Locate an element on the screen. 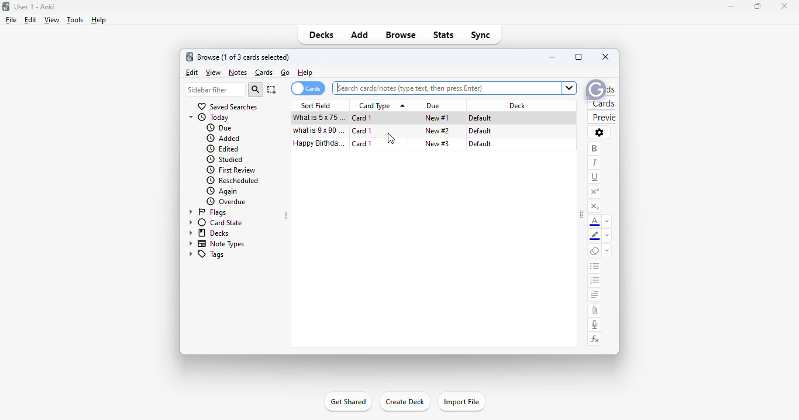 The width and height of the screenshot is (799, 420). card 1 is located at coordinates (363, 118).